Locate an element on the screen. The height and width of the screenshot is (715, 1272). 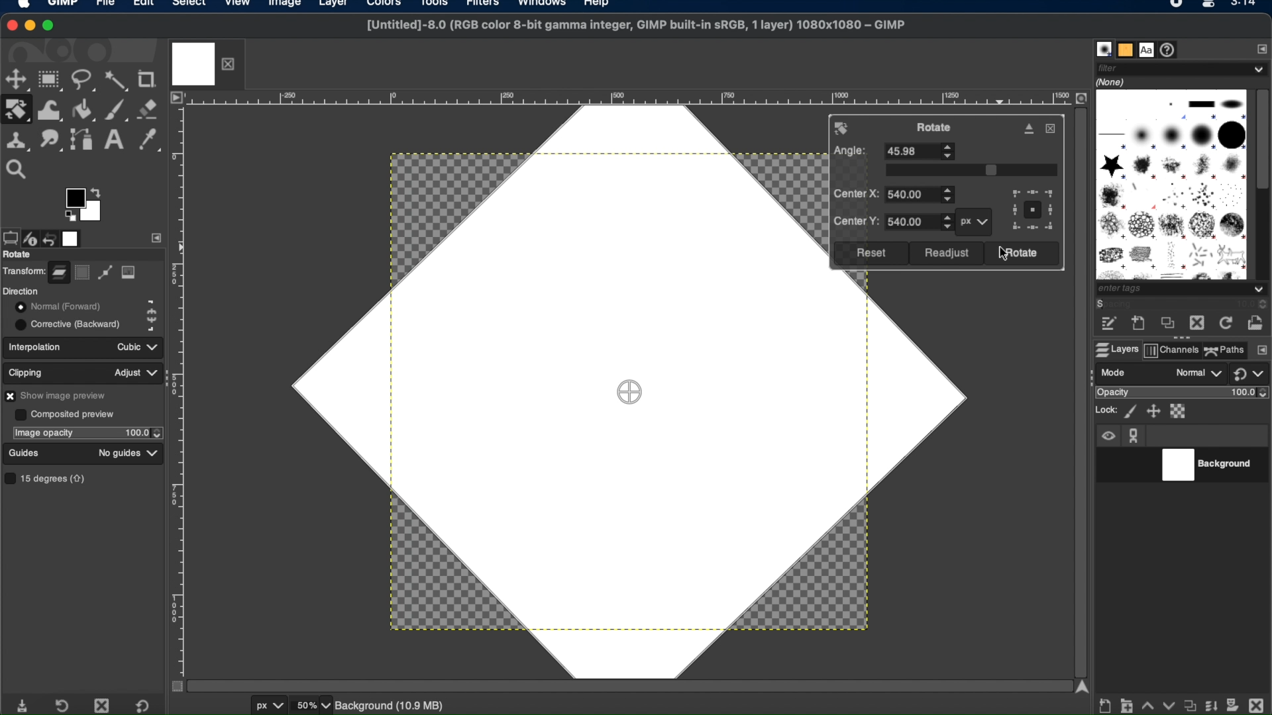
scroll box is located at coordinates (1263, 141).